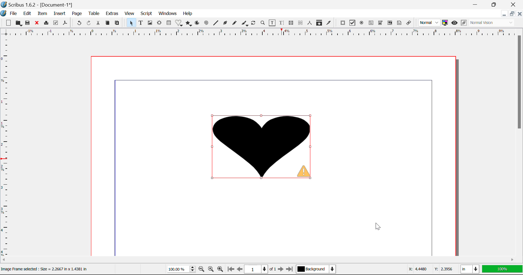  What do you see at coordinates (282, 24) in the screenshot?
I see `Edit Text in Story Editor` at bounding box center [282, 24].